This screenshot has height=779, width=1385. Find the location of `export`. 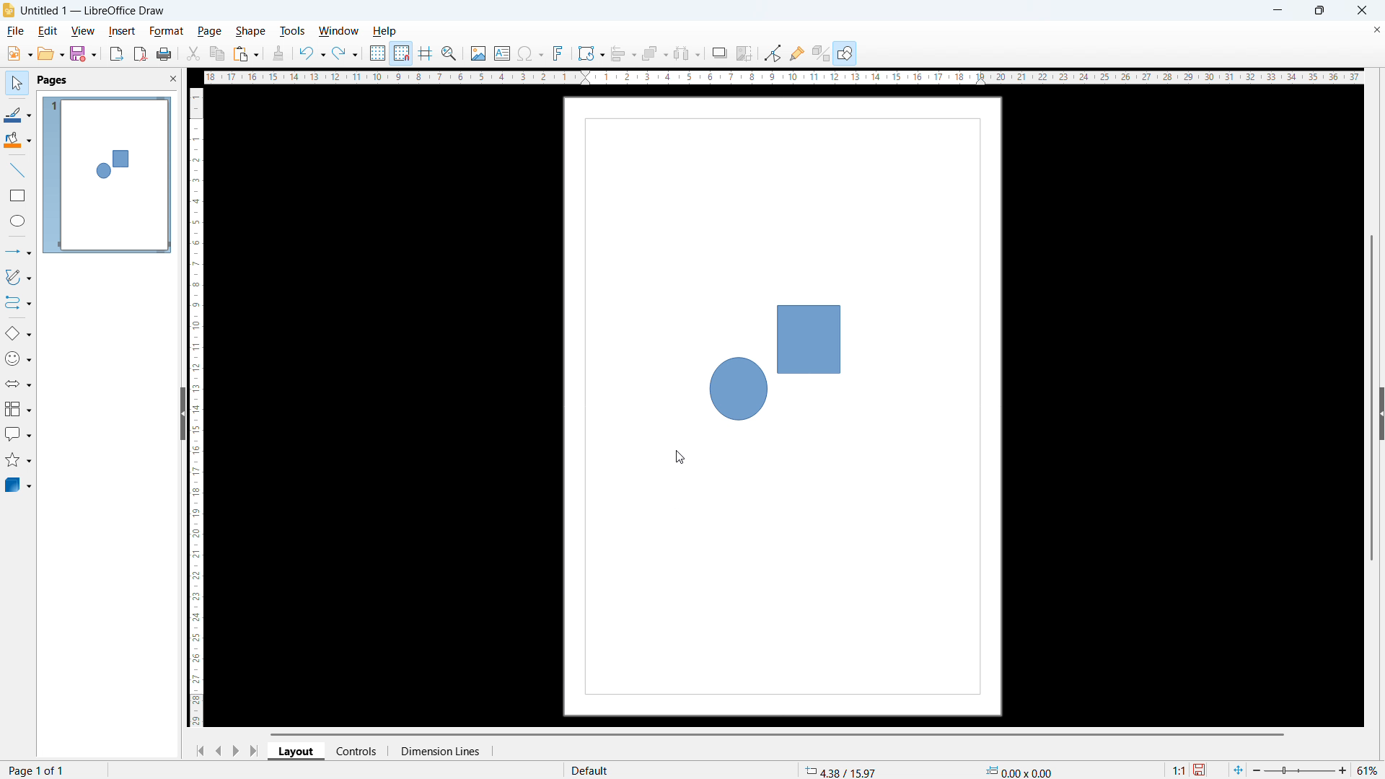

export is located at coordinates (118, 55).